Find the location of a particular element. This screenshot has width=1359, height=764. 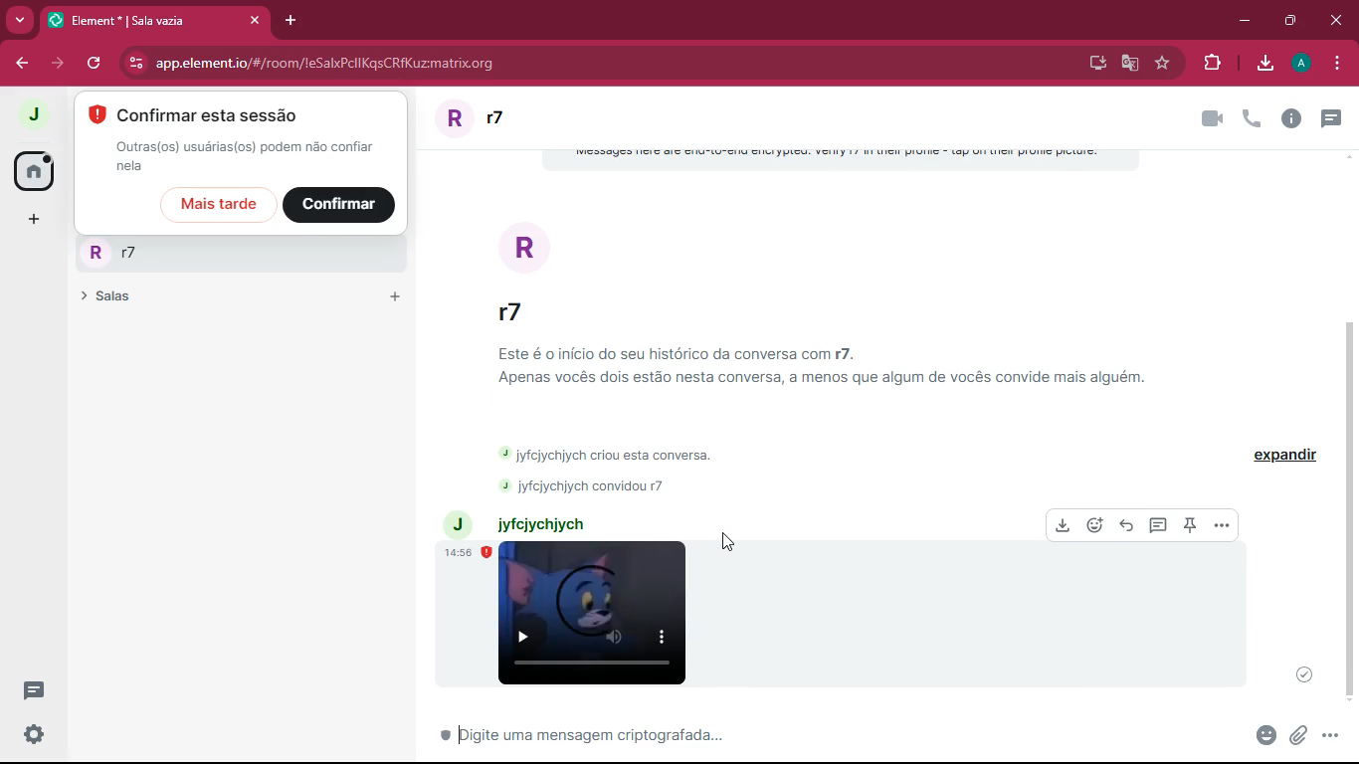

expandir is located at coordinates (1292, 454).